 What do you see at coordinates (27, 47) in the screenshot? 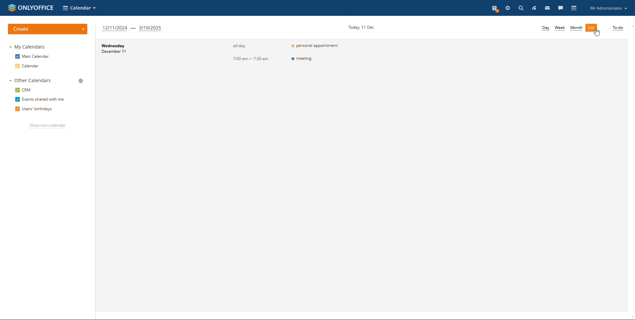
I see `my calendars` at bounding box center [27, 47].